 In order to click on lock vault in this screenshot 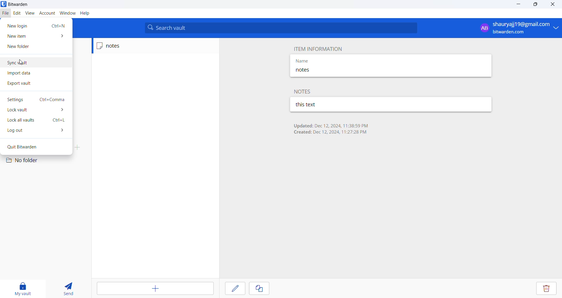, I will do `click(37, 111)`.